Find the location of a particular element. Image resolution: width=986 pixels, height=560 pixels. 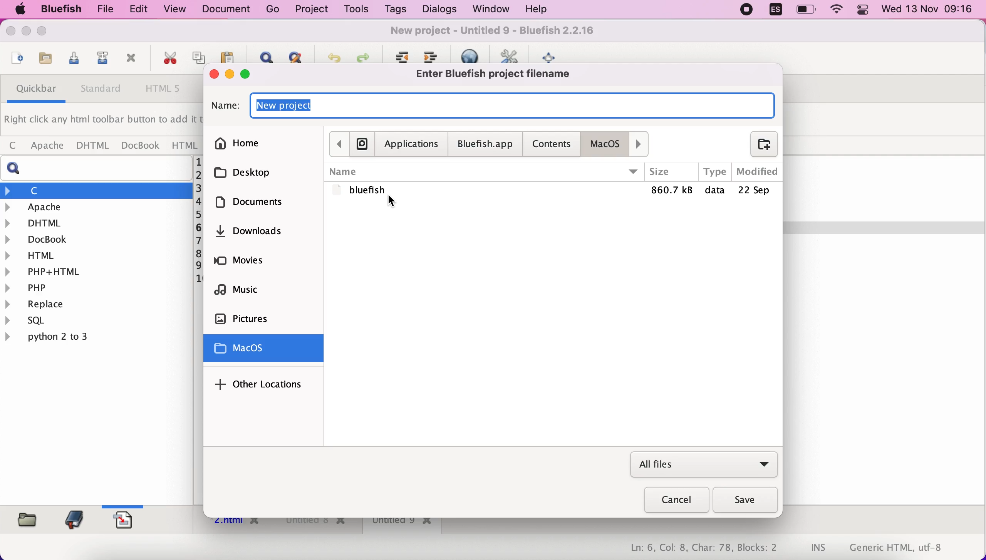

forward is located at coordinates (641, 144).